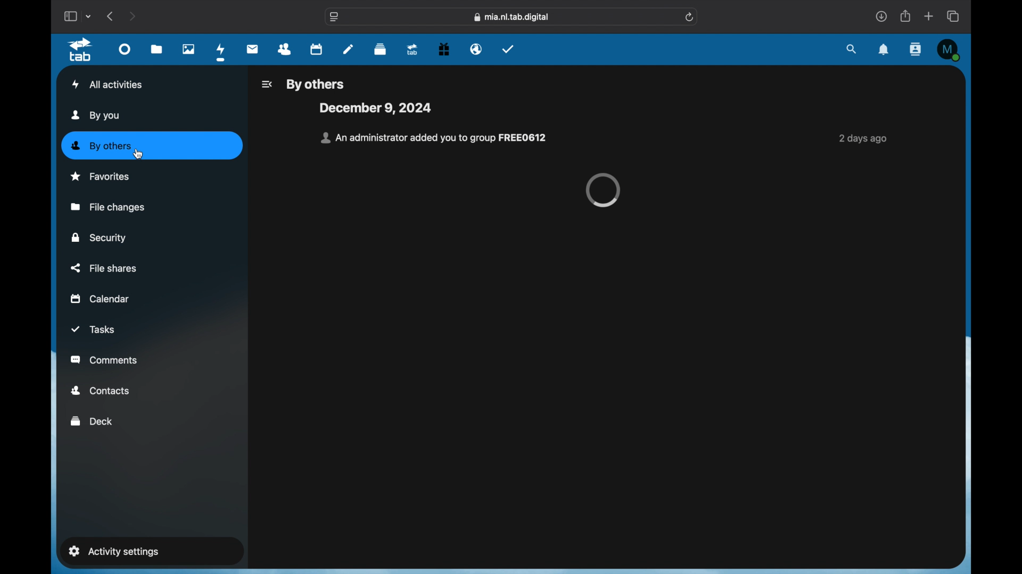 Image resolution: width=1022 pixels, height=574 pixels. What do you see at coordinates (413, 49) in the screenshot?
I see `tab` at bounding box center [413, 49].